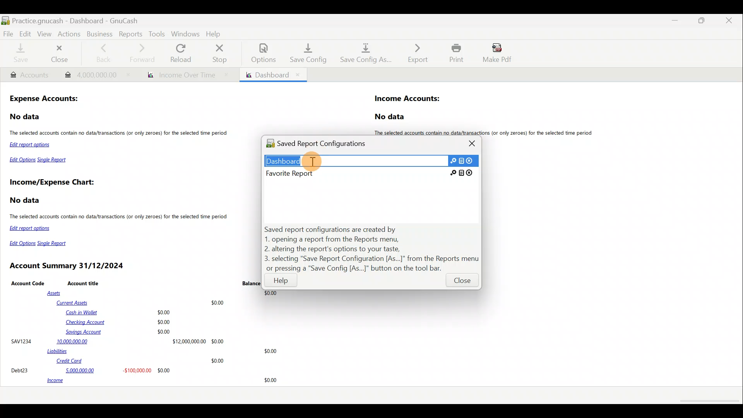  What do you see at coordinates (414, 53) in the screenshot?
I see `Export` at bounding box center [414, 53].